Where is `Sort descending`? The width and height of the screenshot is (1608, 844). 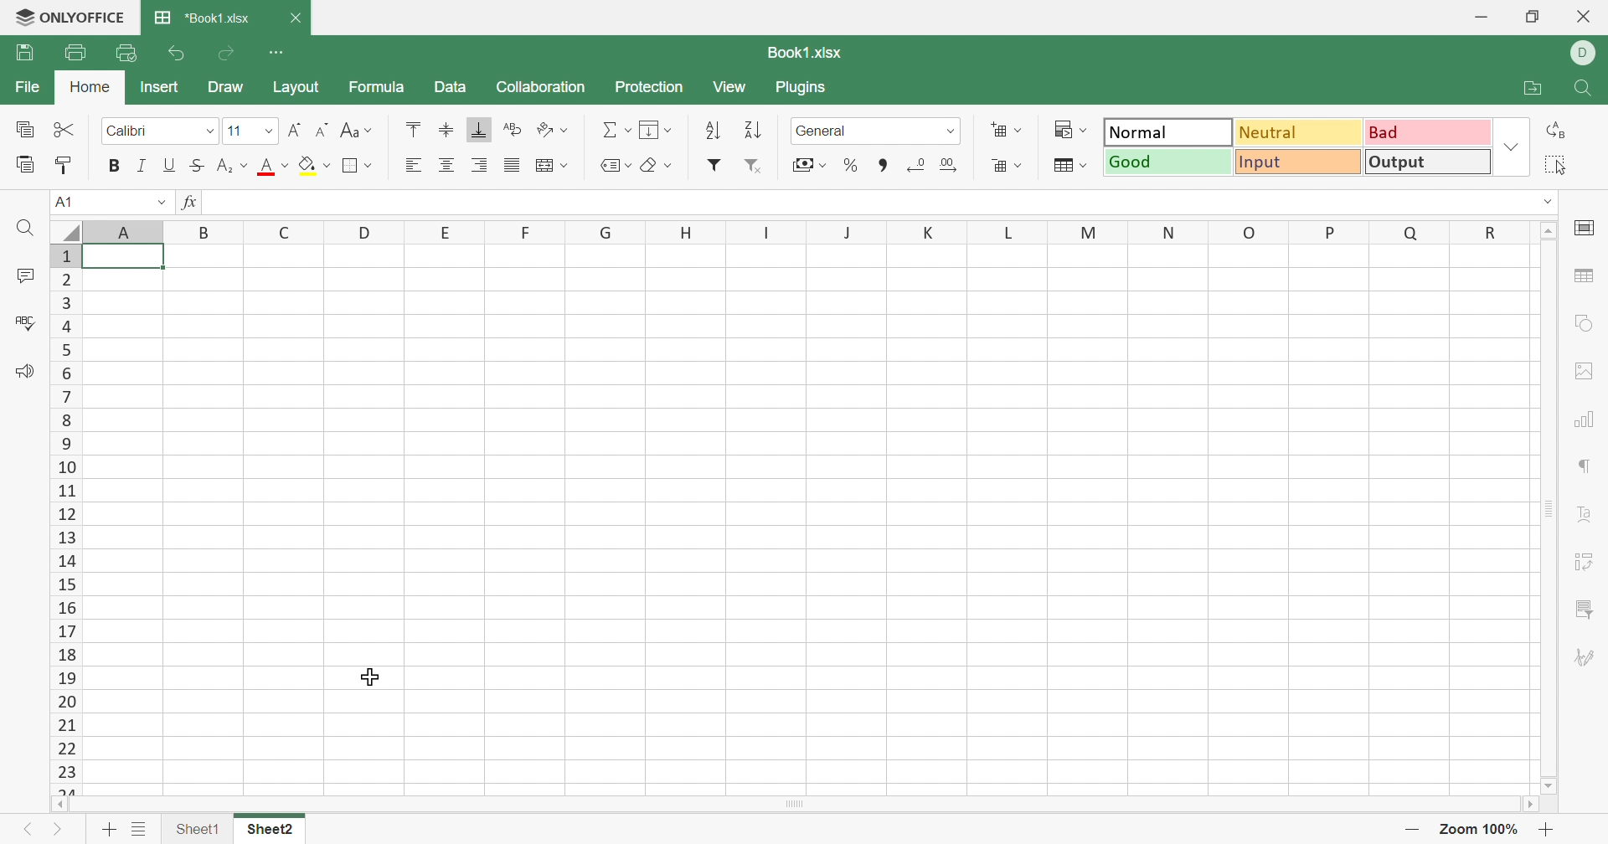
Sort descending is located at coordinates (753, 130).